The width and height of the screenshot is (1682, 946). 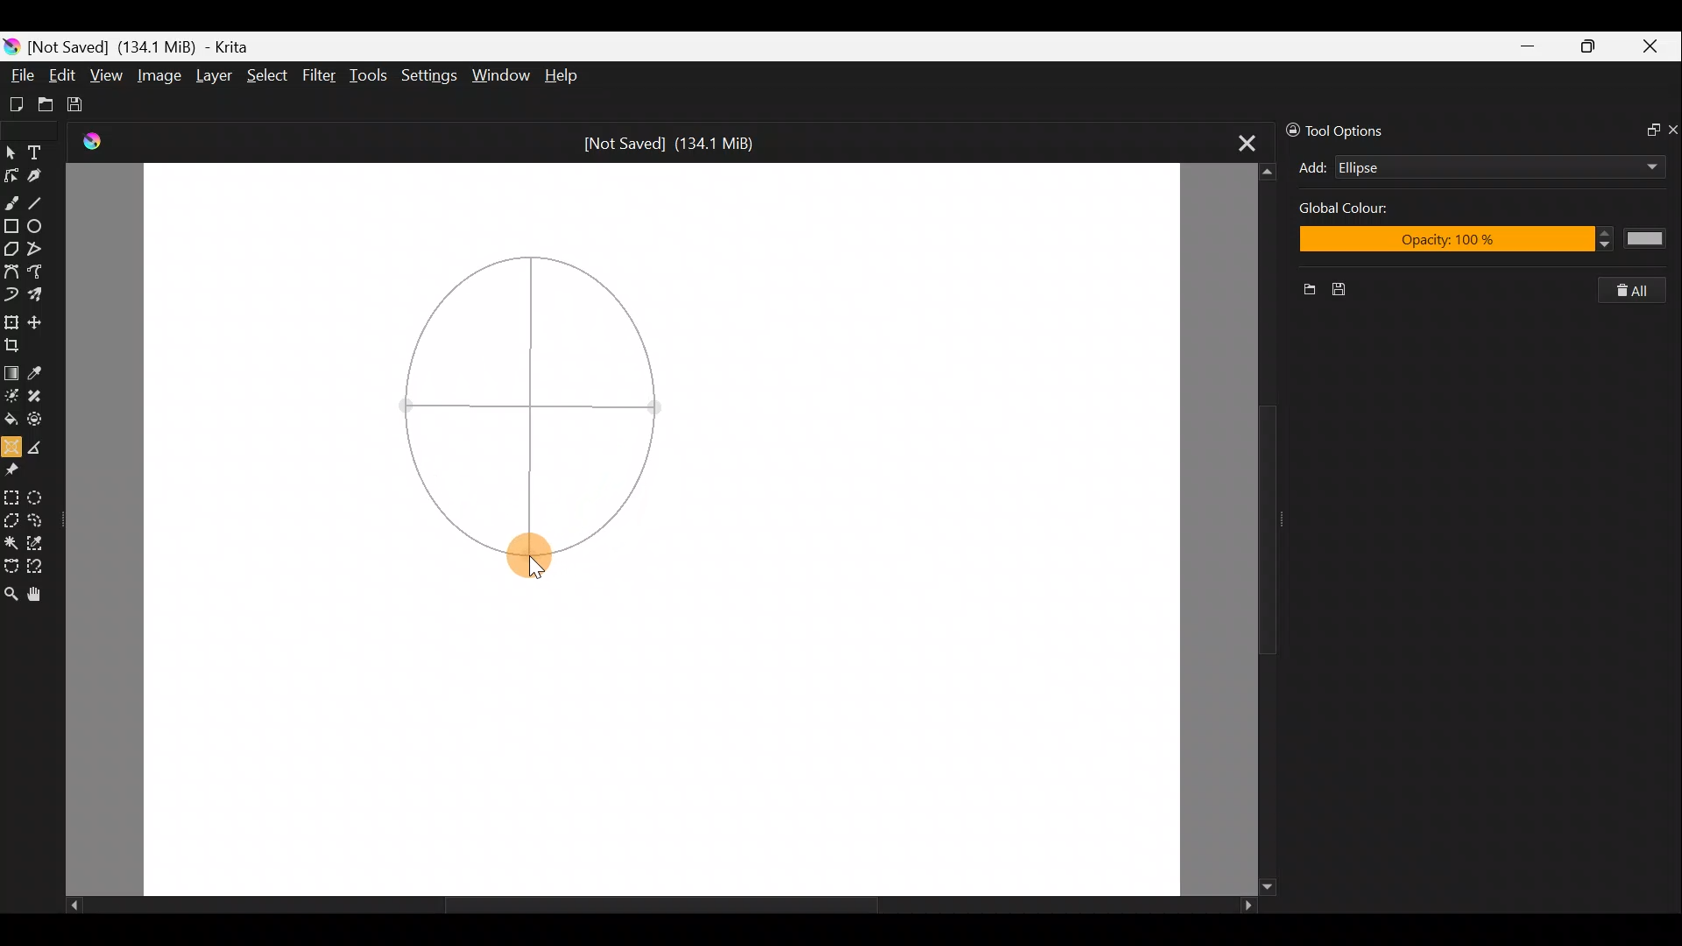 I want to click on Filter, so click(x=320, y=77).